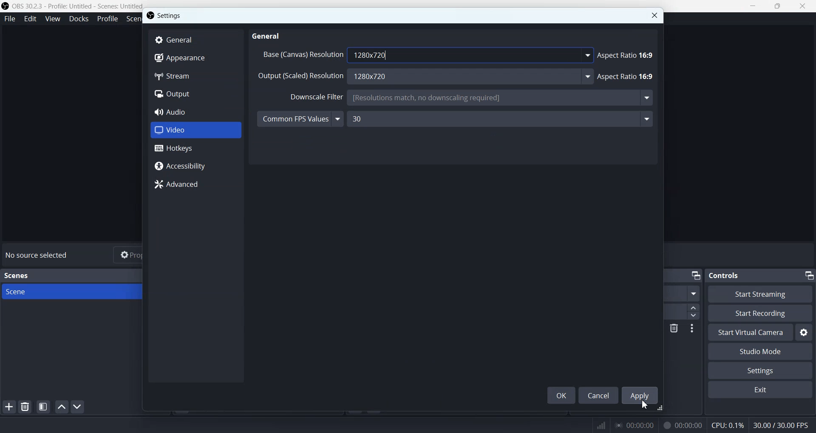 This screenshot has width=816, height=433. What do you see at coordinates (783, 425) in the screenshot?
I see `30.00 / 30.00 FPS` at bounding box center [783, 425].